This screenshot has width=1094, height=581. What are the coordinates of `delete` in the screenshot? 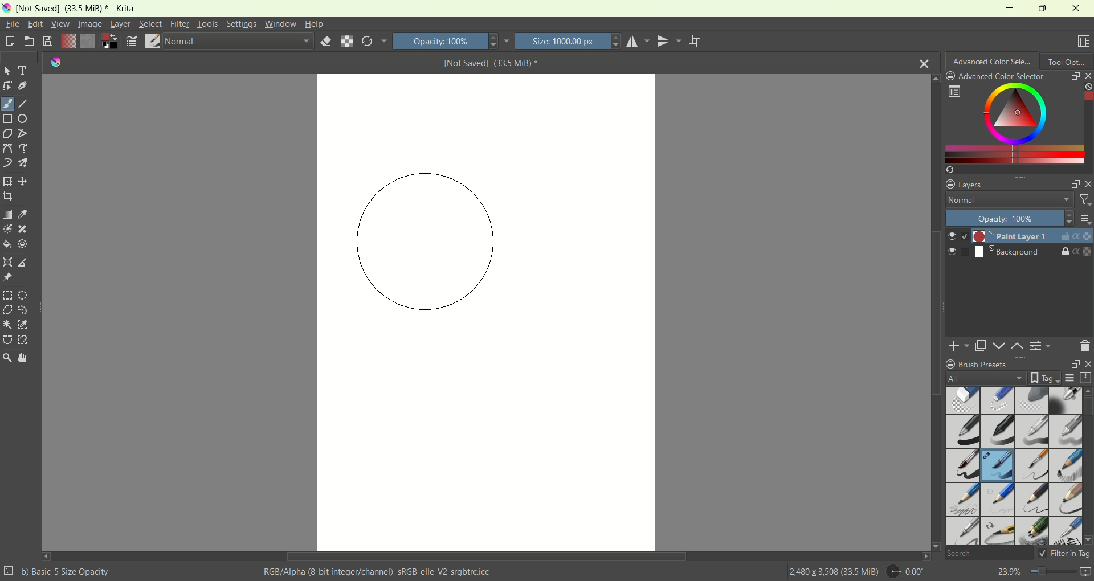 It's located at (1084, 346).